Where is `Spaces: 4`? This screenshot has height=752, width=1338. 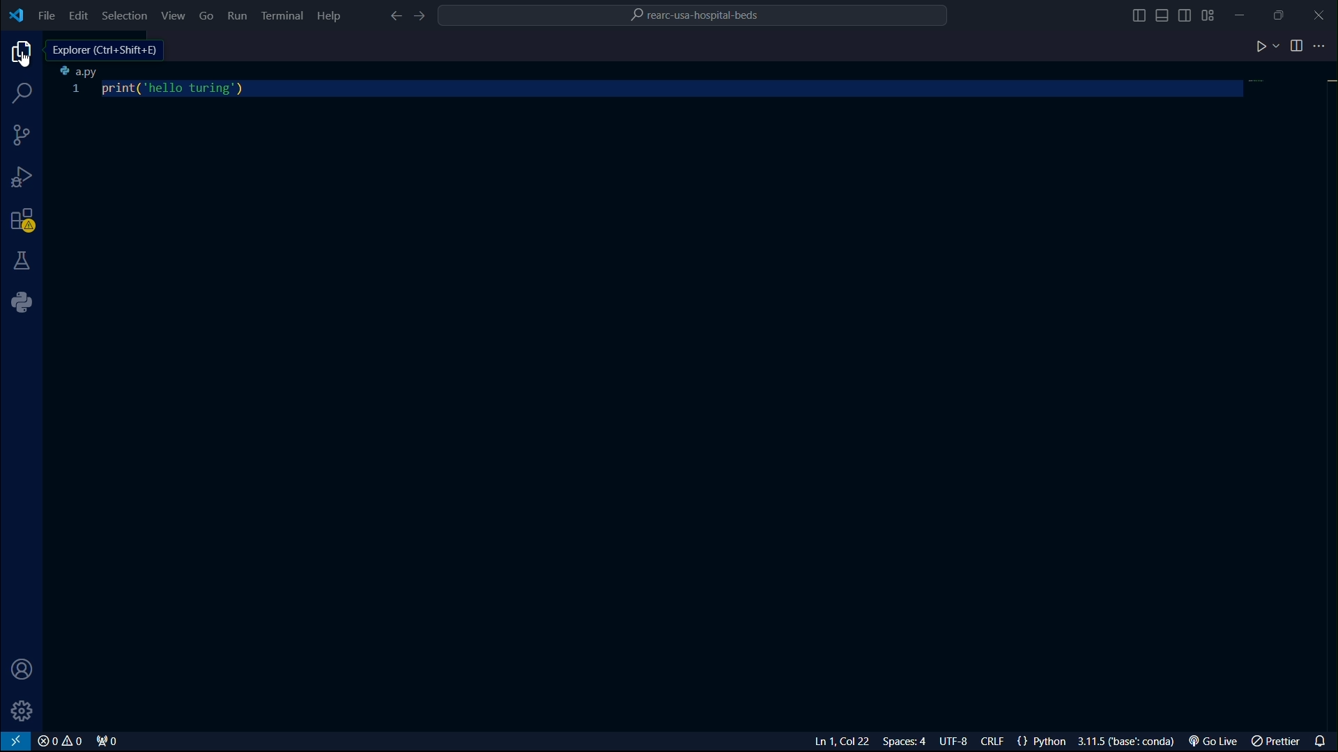
Spaces: 4 is located at coordinates (908, 742).